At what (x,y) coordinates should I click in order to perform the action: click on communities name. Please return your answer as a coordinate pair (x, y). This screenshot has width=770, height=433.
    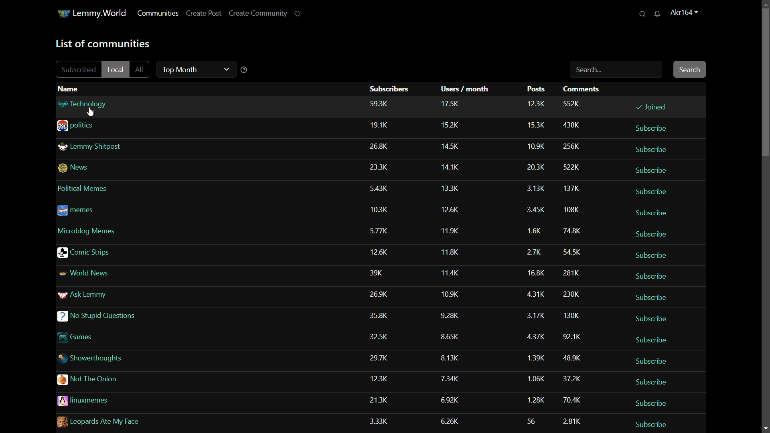
    Looking at the image, I should click on (91, 145).